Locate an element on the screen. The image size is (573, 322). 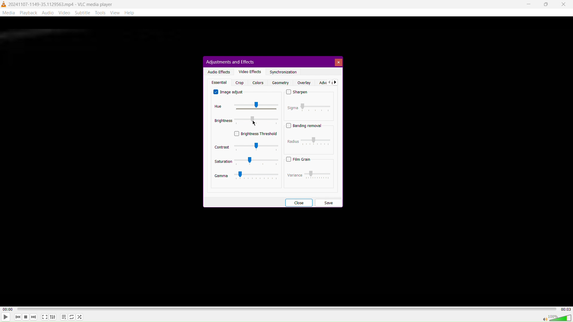
Saturation is located at coordinates (246, 161).